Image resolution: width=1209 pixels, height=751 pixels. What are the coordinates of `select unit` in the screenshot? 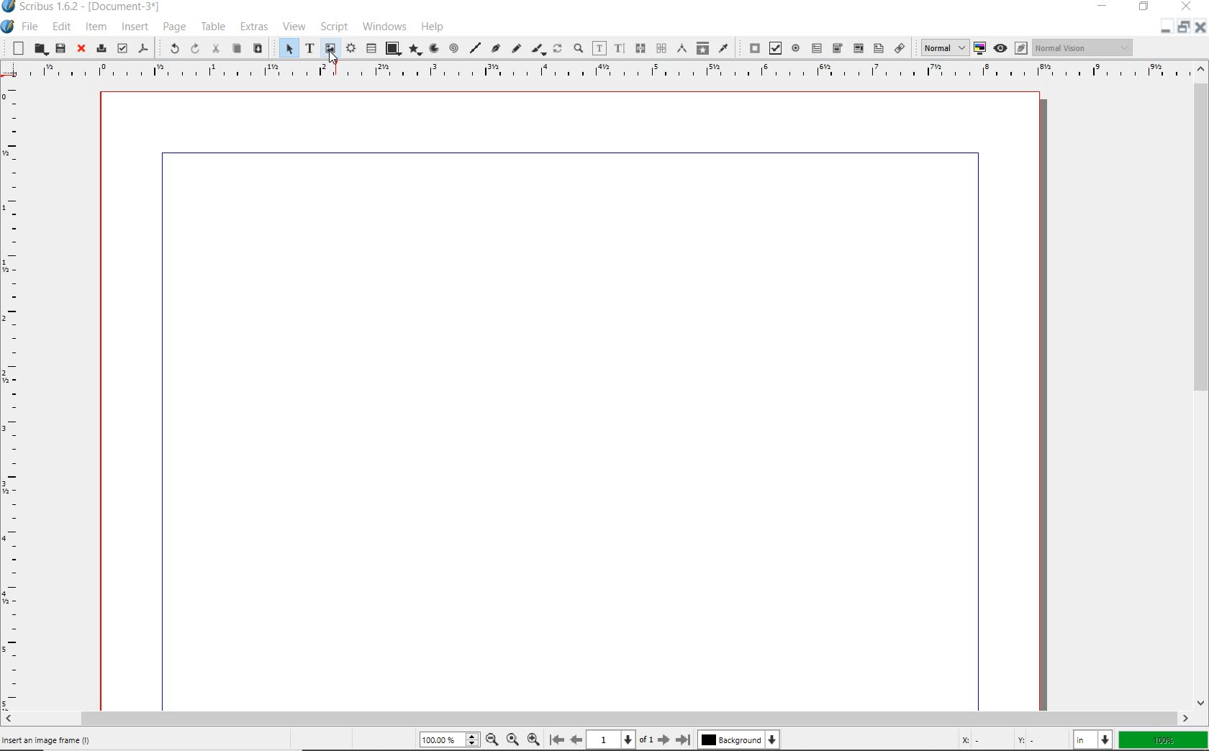 It's located at (1091, 739).